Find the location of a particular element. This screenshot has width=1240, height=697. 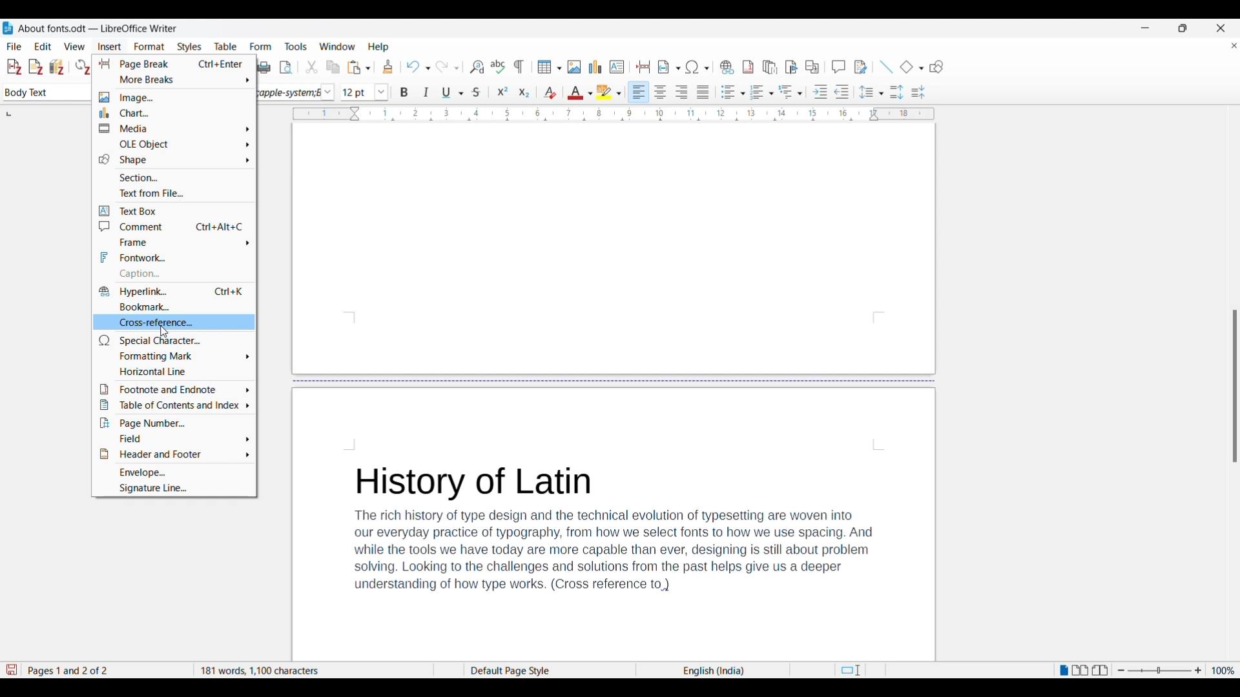

Undo options is located at coordinates (418, 67).